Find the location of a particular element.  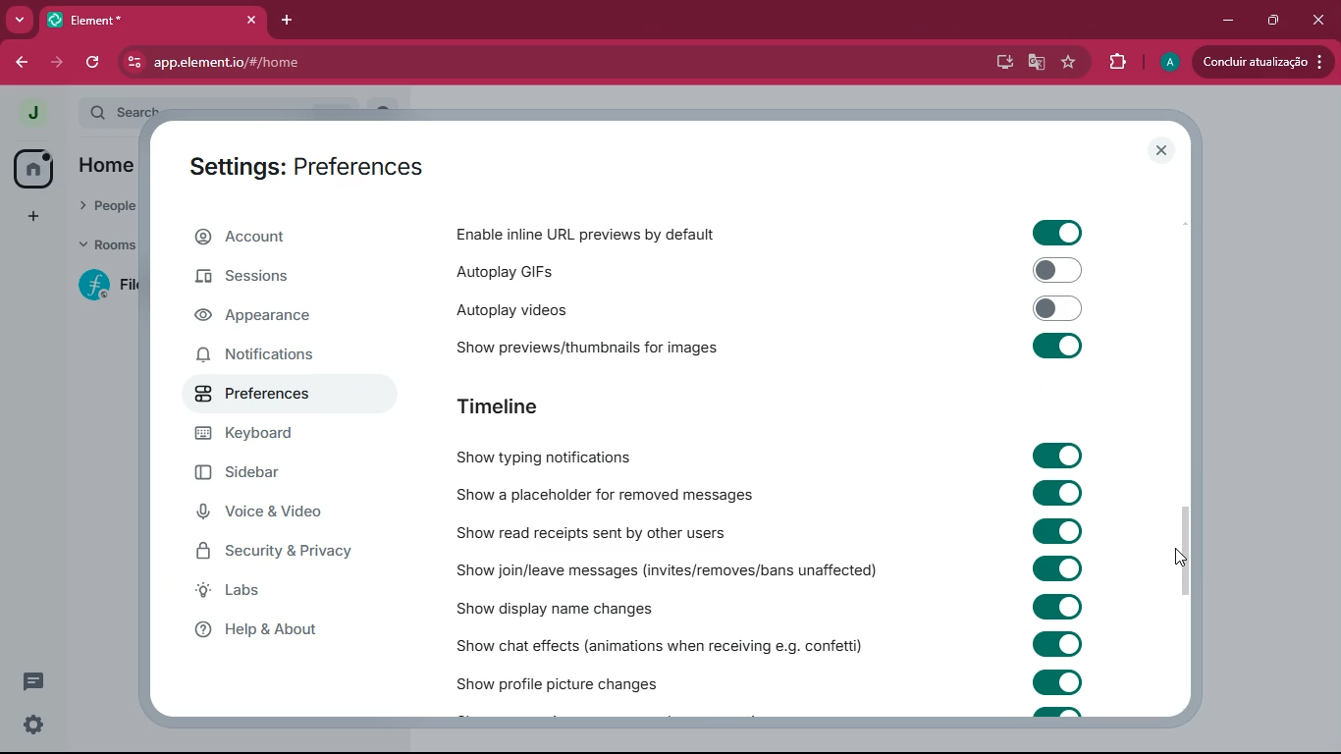

back is located at coordinates (23, 63).